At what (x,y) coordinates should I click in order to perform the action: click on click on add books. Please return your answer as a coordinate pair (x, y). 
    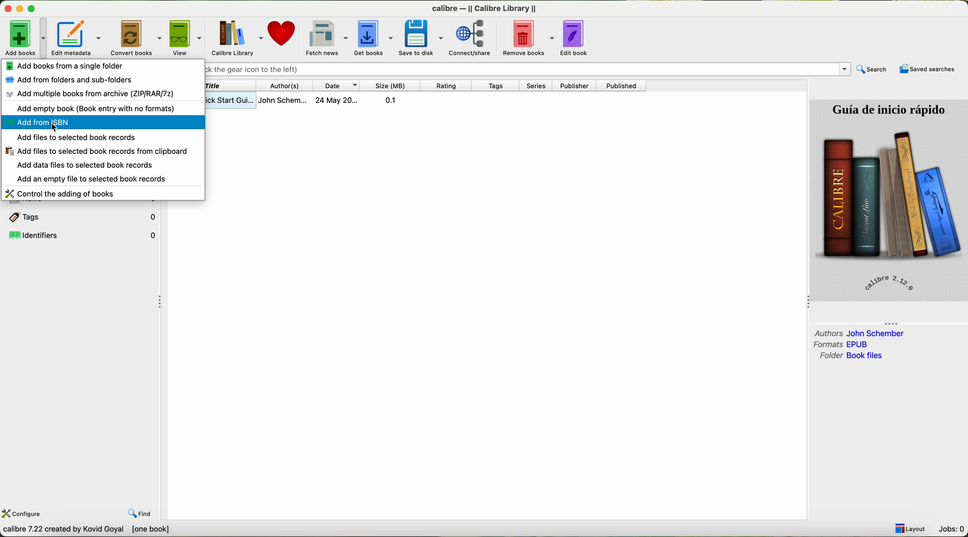
    Looking at the image, I should click on (25, 37).